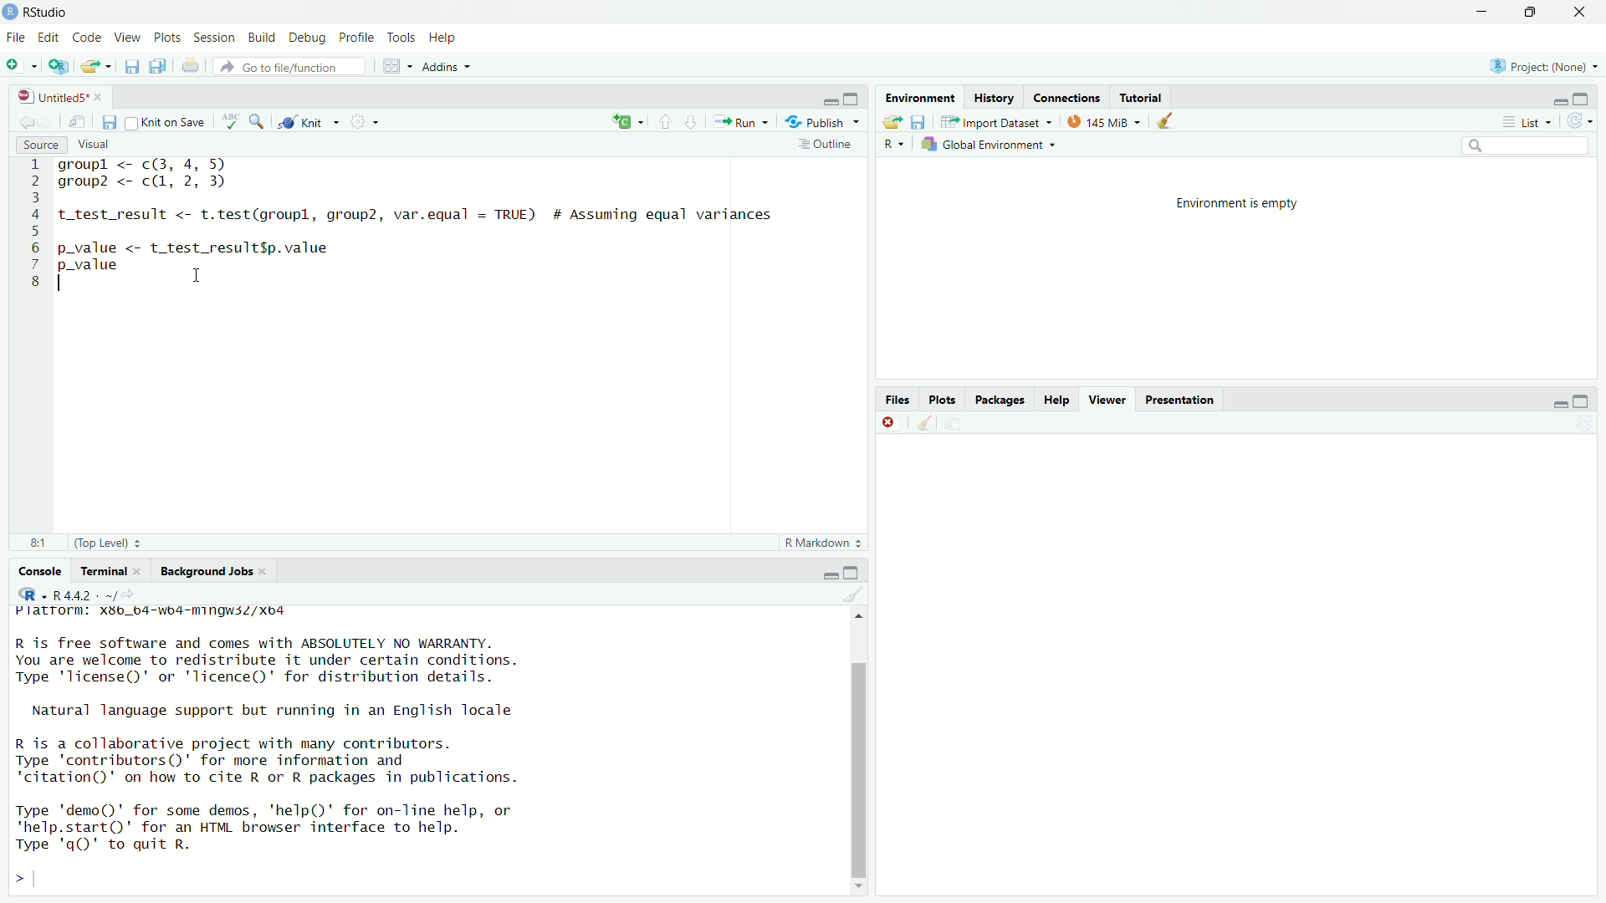 Image resolution: width=1606 pixels, height=903 pixels. I want to click on refresh the workspace, so click(1580, 121).